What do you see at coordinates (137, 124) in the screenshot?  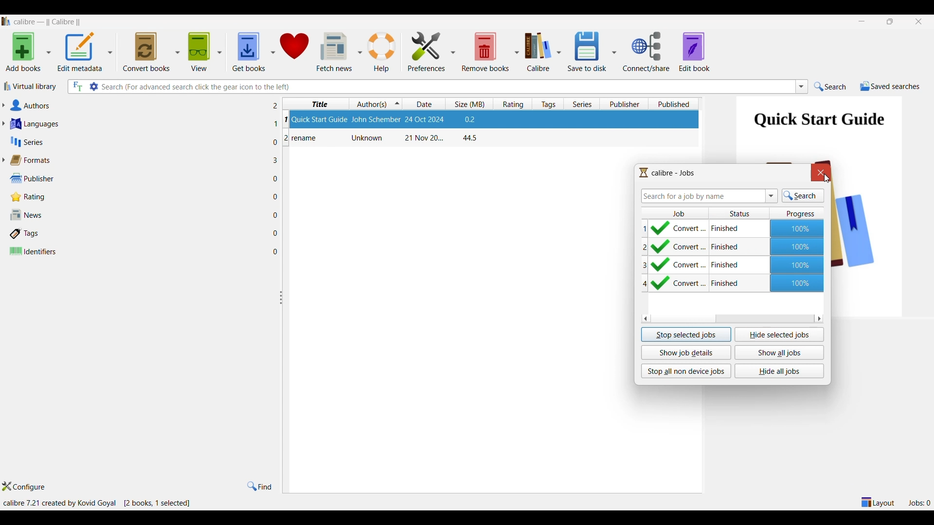 I see `Languages` at bounding box center [137, 124].